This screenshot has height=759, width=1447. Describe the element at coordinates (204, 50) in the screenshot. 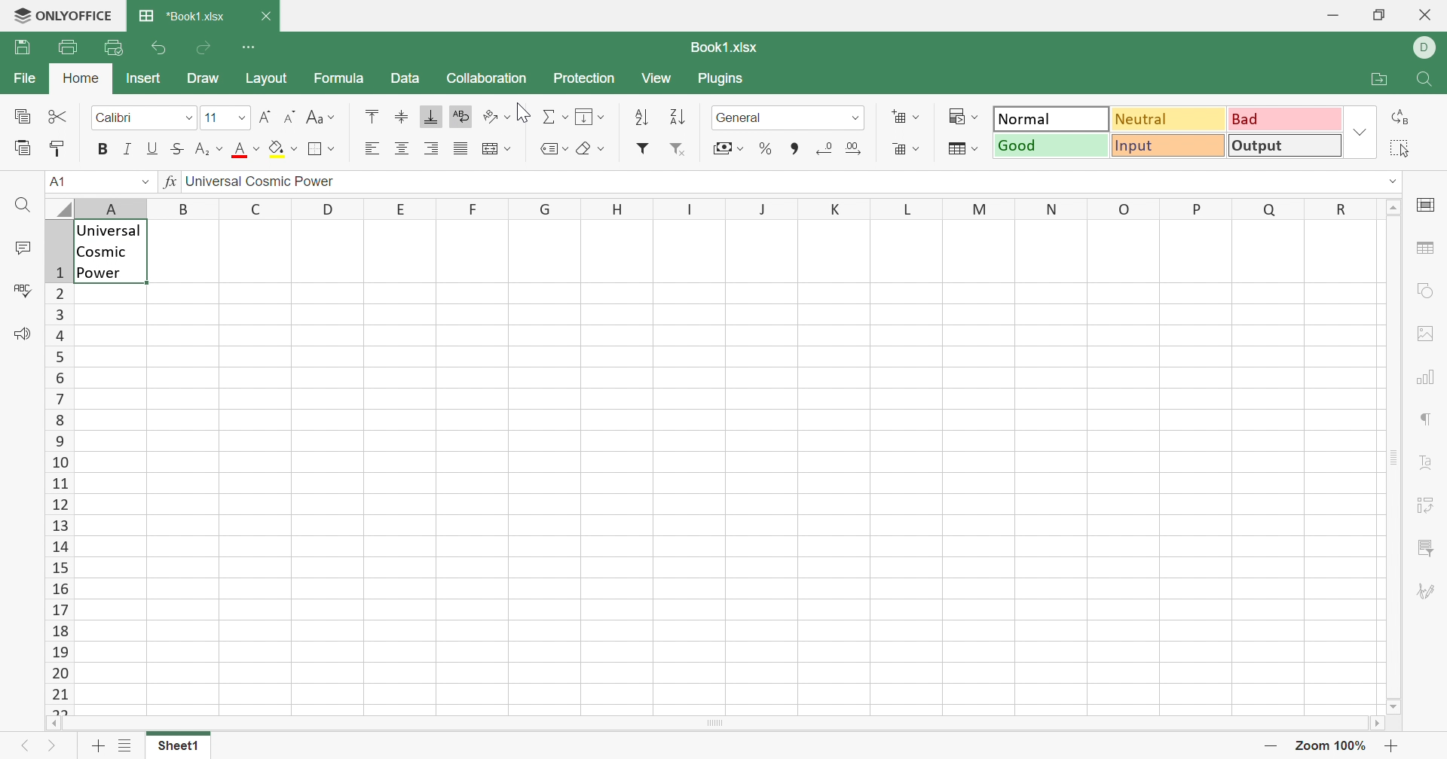

I see `Redo` at that location.